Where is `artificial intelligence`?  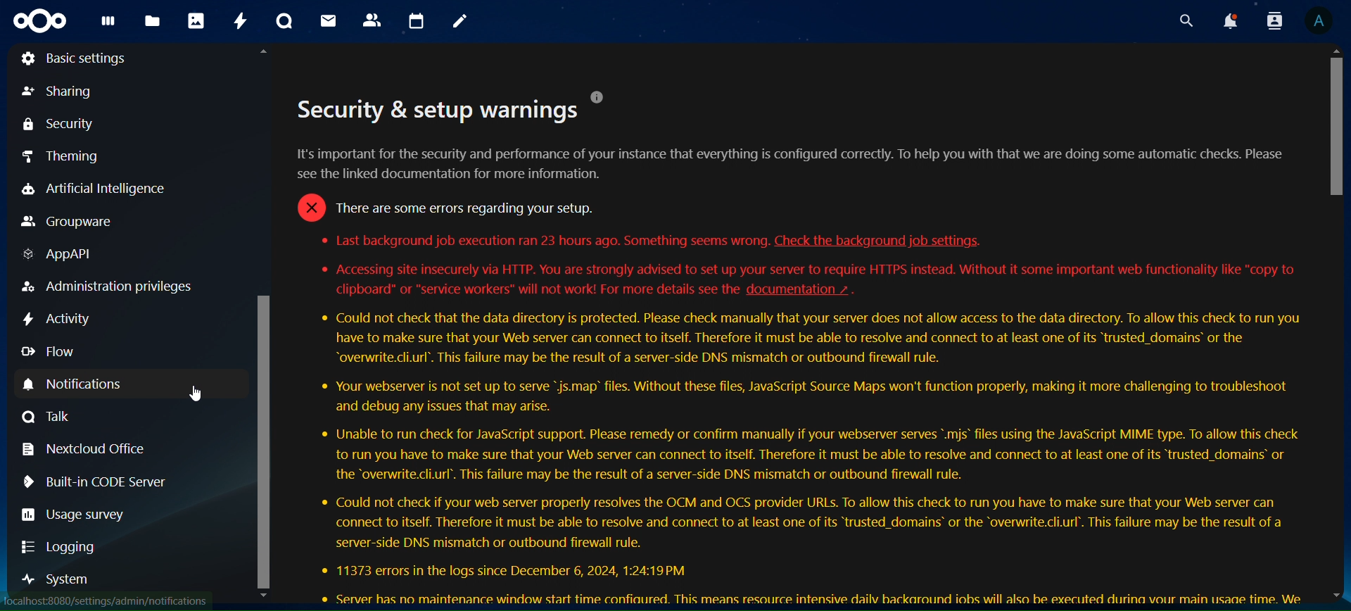
artificial intelligence is located at coordinates (106, 186).